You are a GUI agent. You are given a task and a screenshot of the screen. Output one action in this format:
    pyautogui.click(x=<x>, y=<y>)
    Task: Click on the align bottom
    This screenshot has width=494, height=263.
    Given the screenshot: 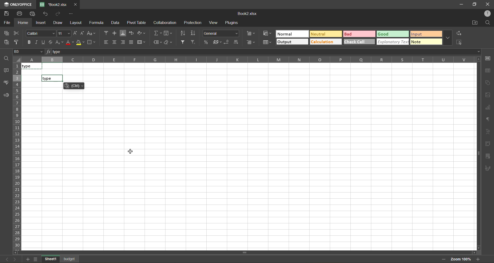 What is the action you would take?
    pyautogui.click(x=123, y=42)
    